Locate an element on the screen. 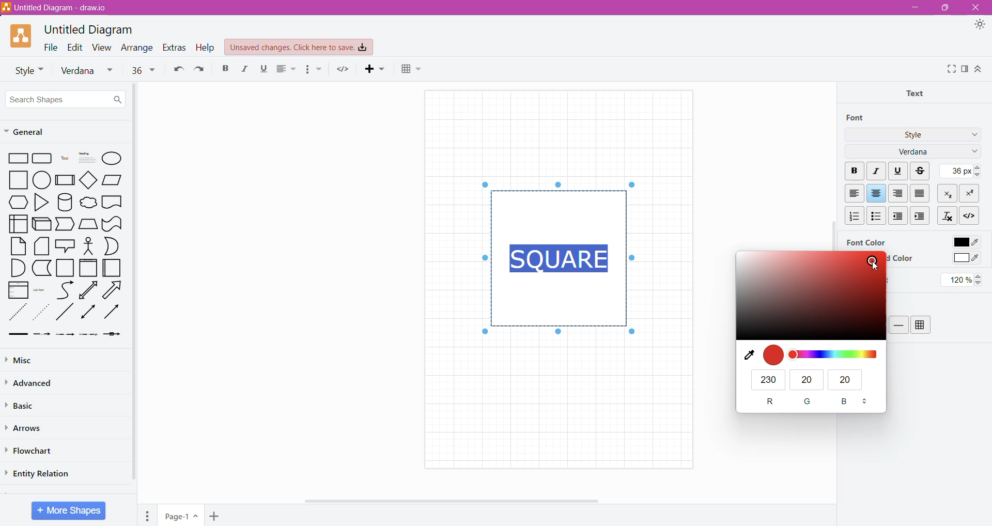 Image resolution: width=992 pixels, height=526 pixels. Stacked Papers  is located at coordinates (41, 246).